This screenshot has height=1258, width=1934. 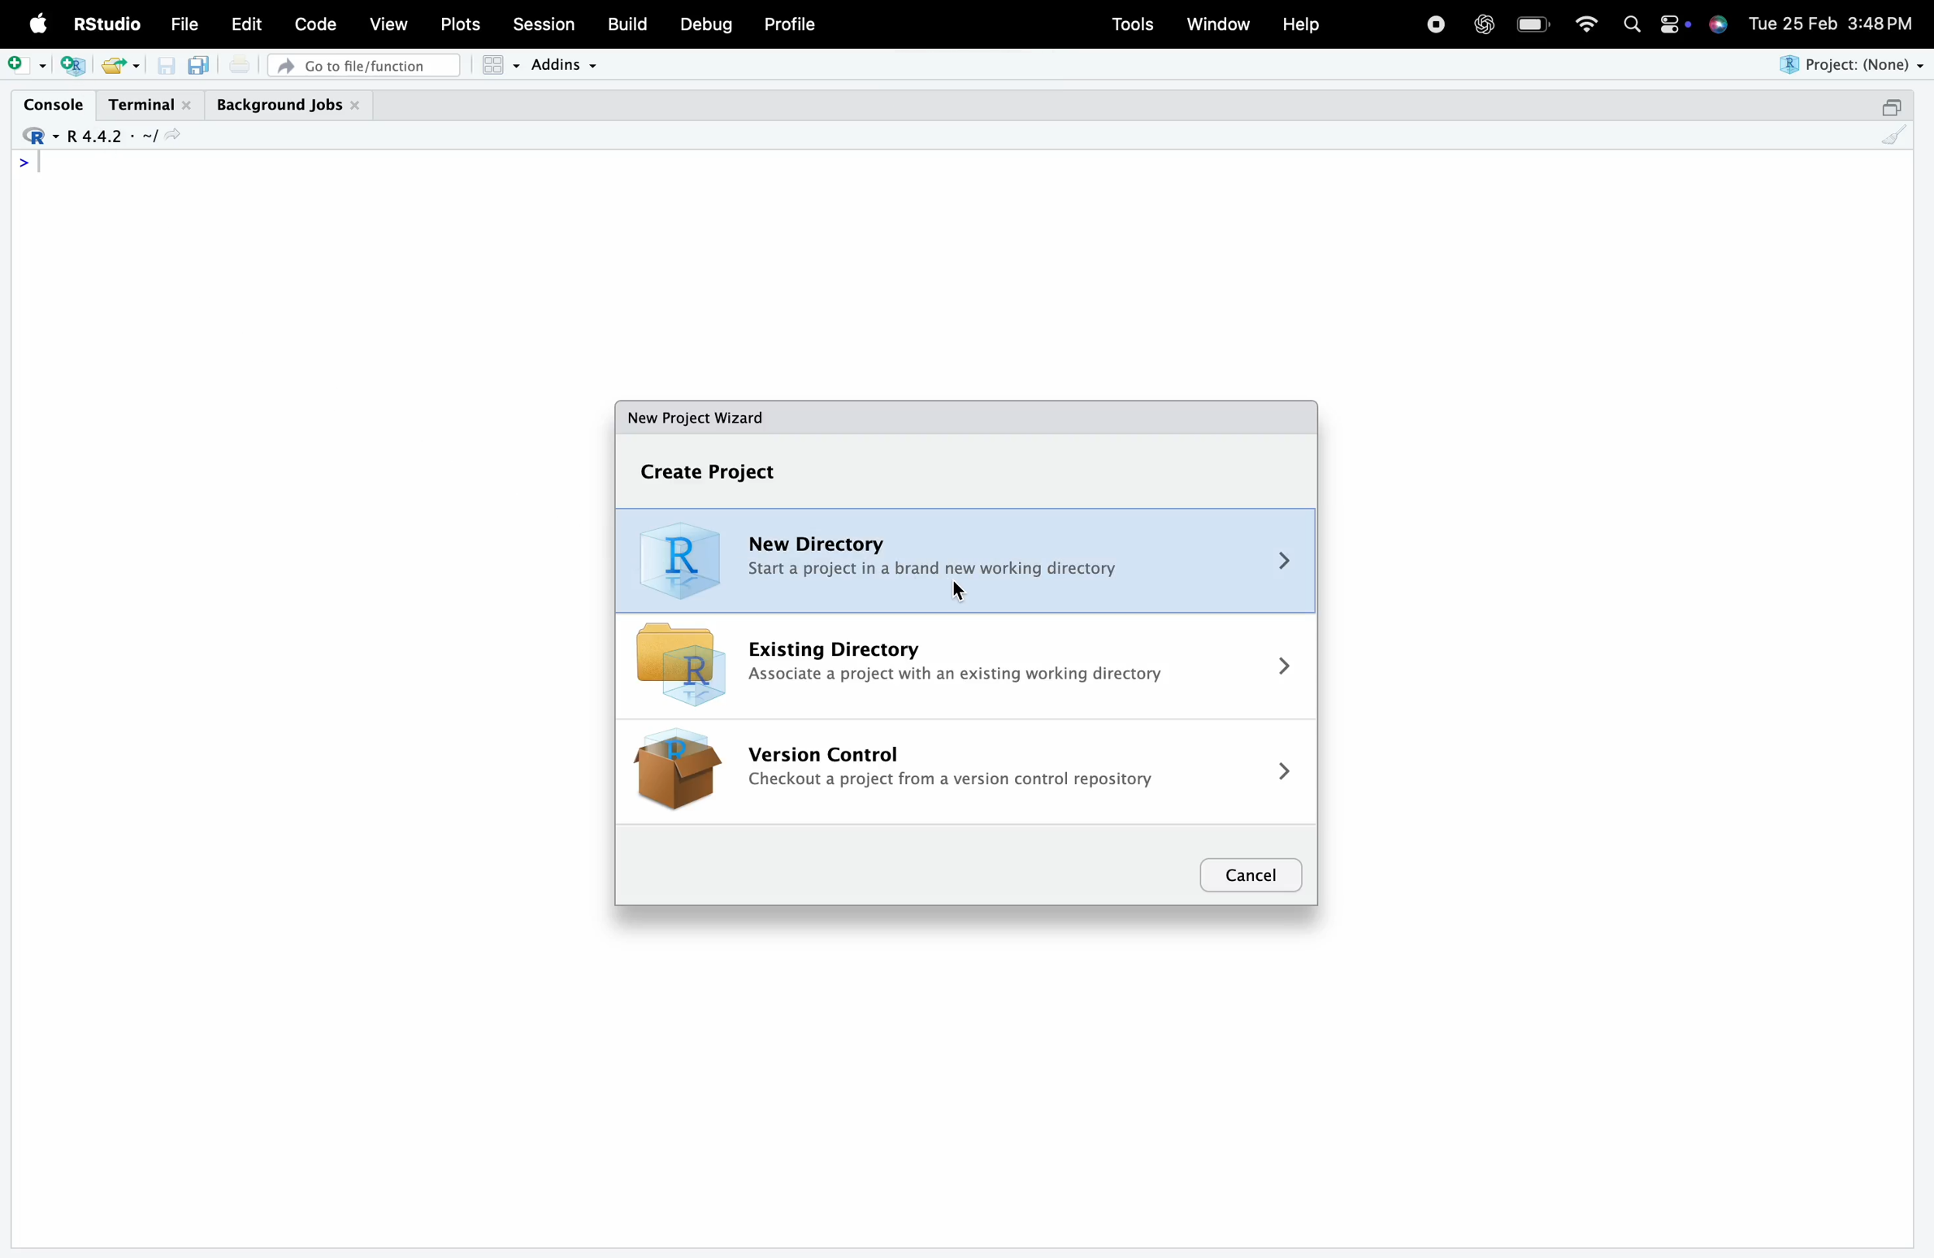 I want to click on siri, so click(x=1718, y=23).